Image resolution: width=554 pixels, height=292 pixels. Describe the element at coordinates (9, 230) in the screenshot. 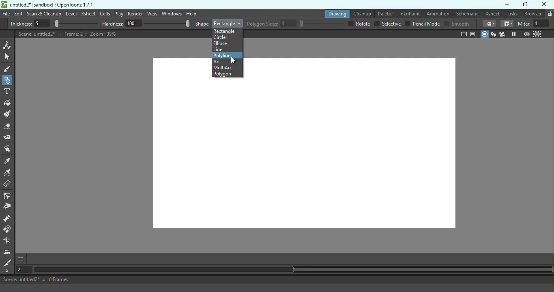

I see `Magnet tool` at that location.